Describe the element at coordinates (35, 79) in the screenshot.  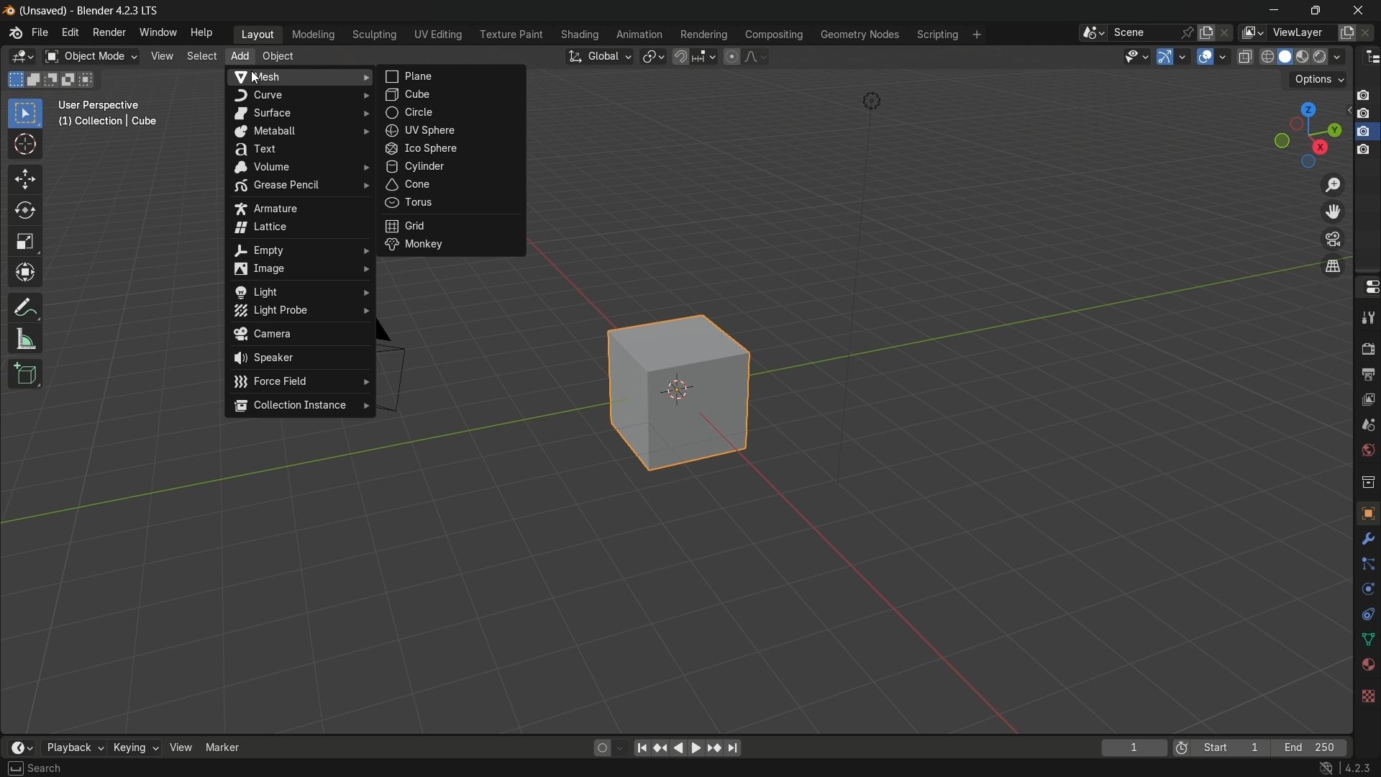
I see `extend existing selection` at that location.